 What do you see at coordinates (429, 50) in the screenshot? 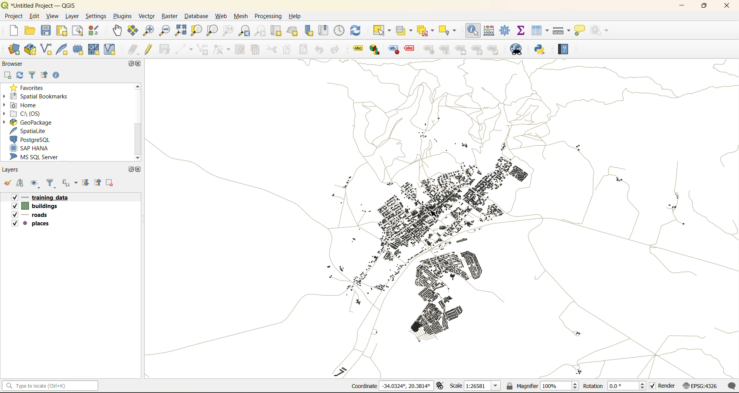
I see `style` at bounding box center [429, 50].